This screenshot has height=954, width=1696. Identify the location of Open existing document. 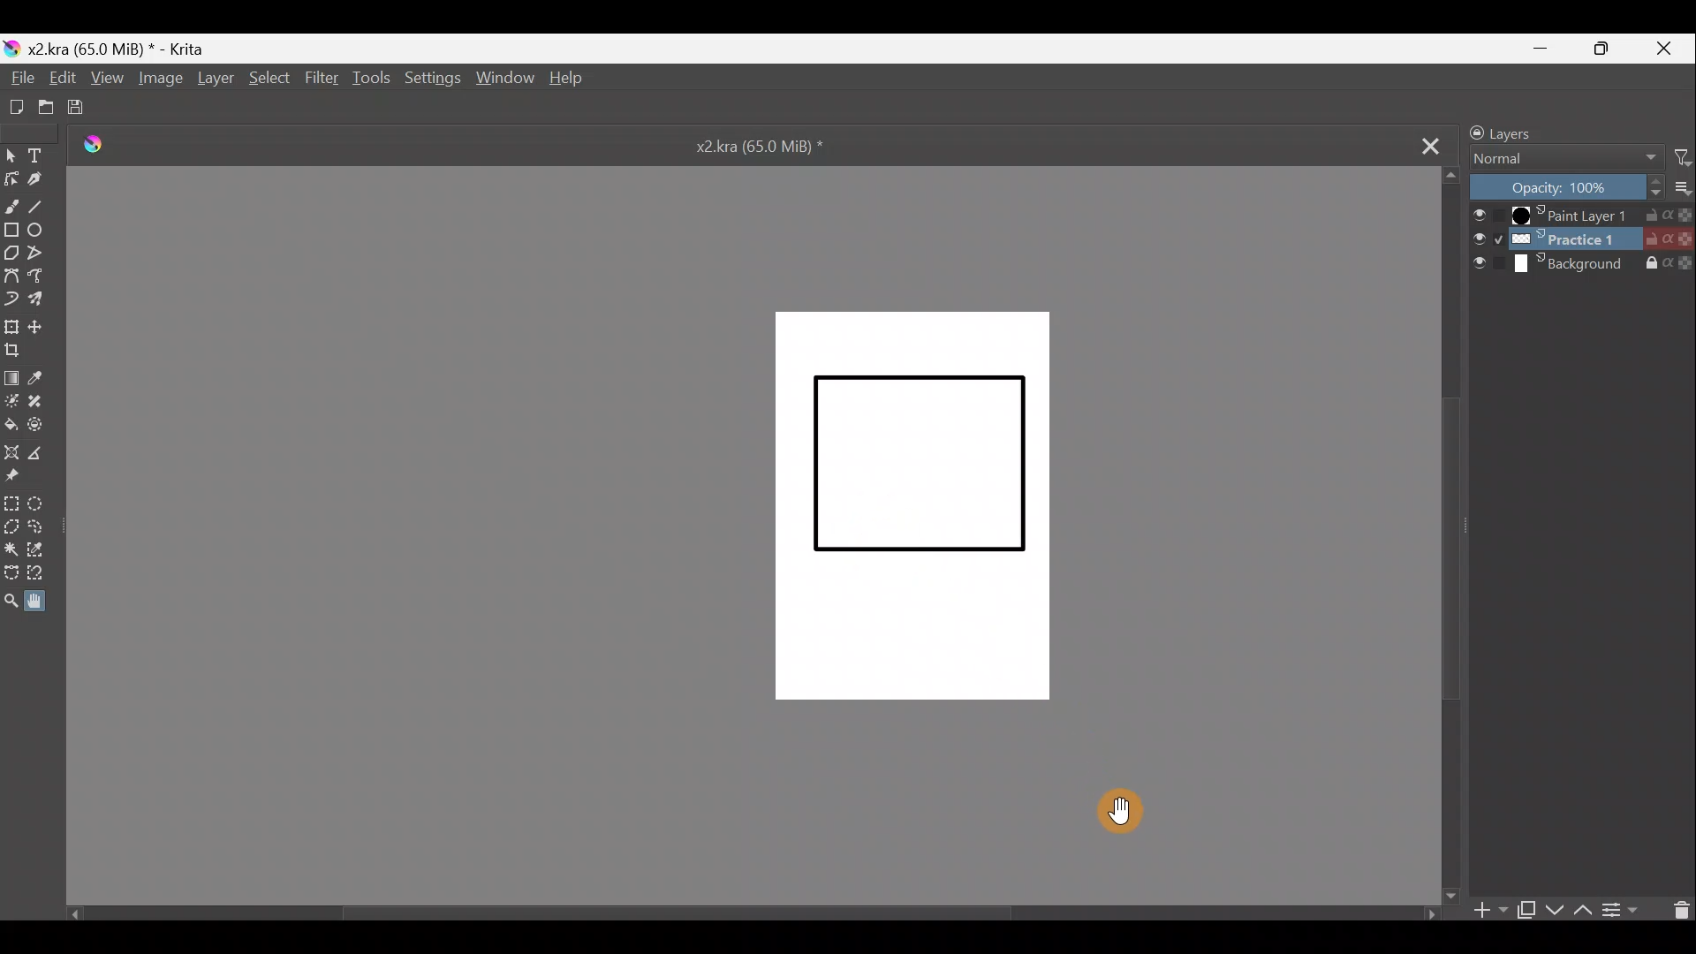
(47, 109).